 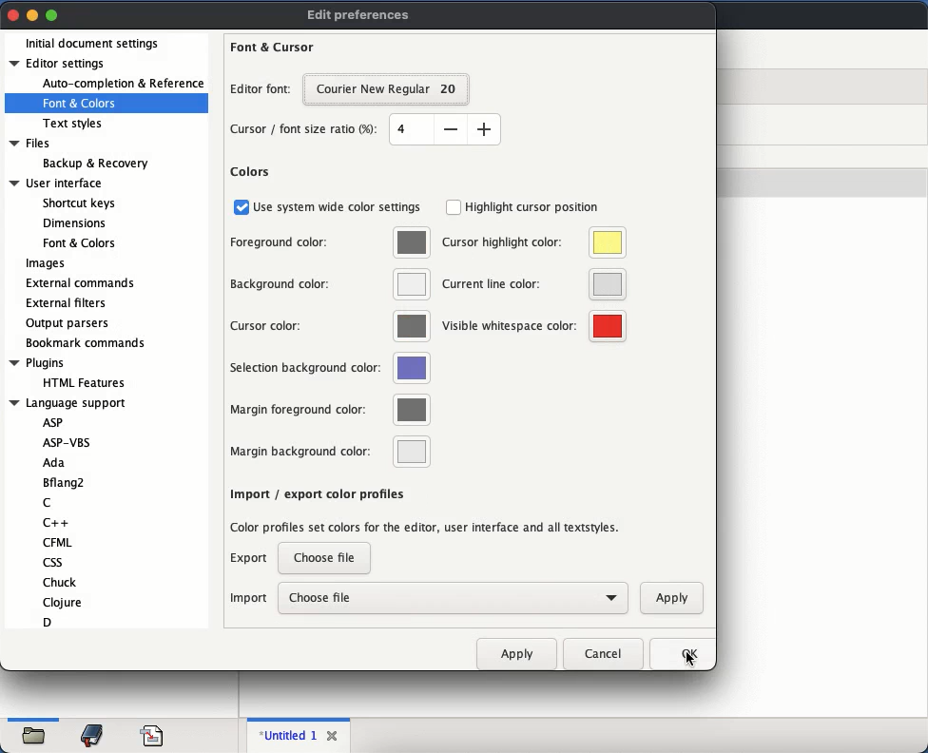 I want to click on bookmark, so click(x=94, y=734).